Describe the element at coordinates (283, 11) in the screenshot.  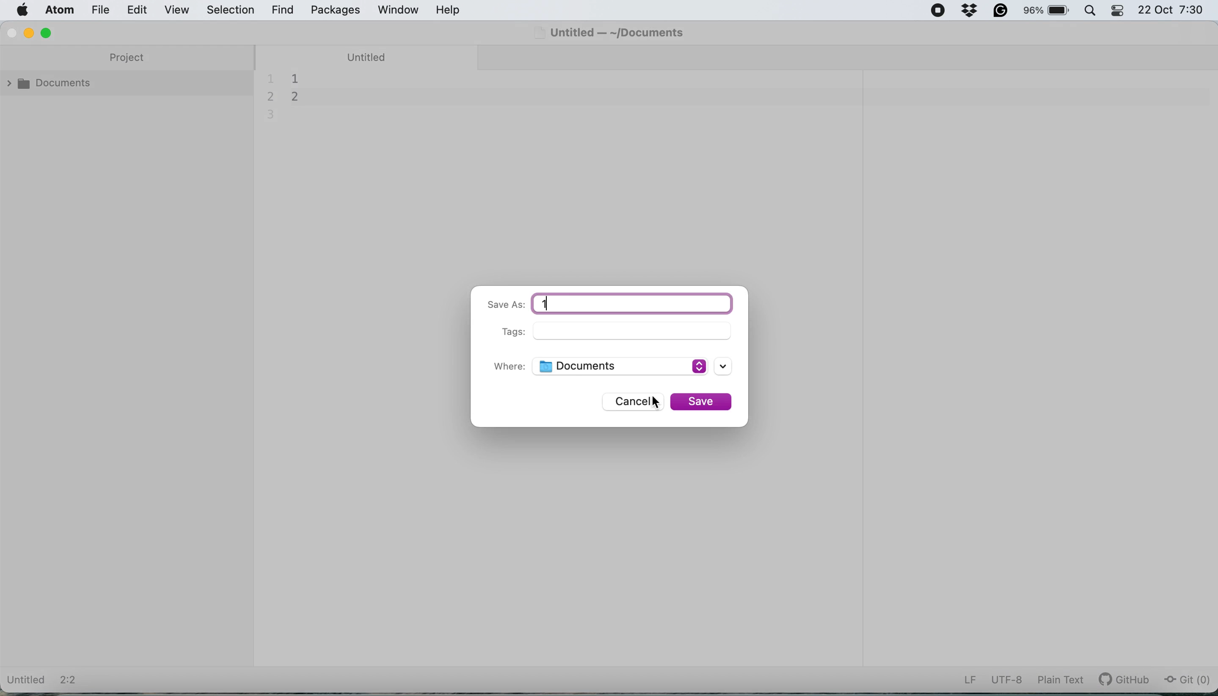
I see `find` at that location.